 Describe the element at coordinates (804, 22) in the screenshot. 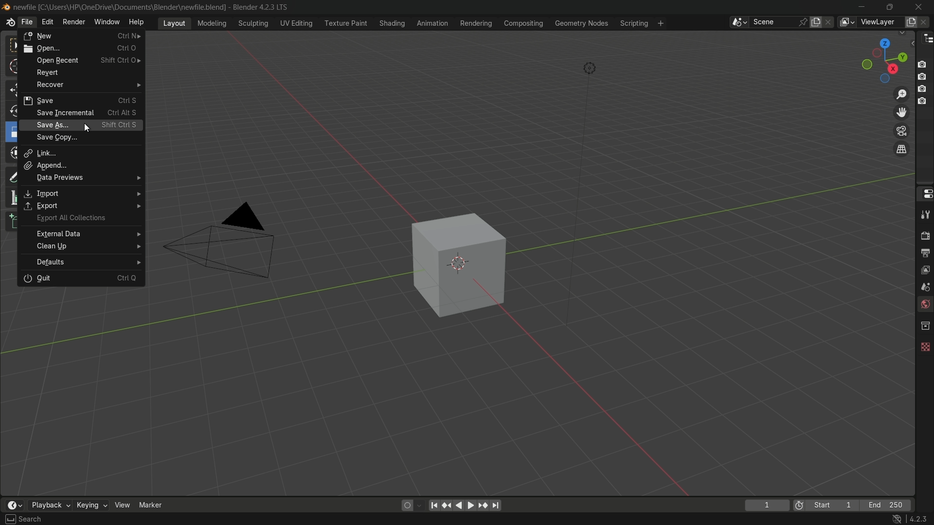

I see `pin scene to workplace` at that location.